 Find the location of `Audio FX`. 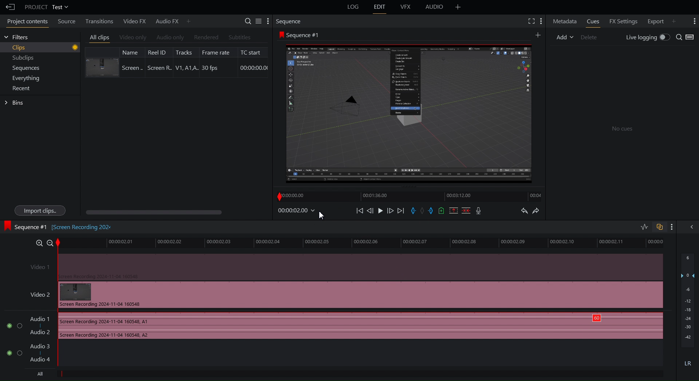

Audio FX is located at coordinates (164, 21).